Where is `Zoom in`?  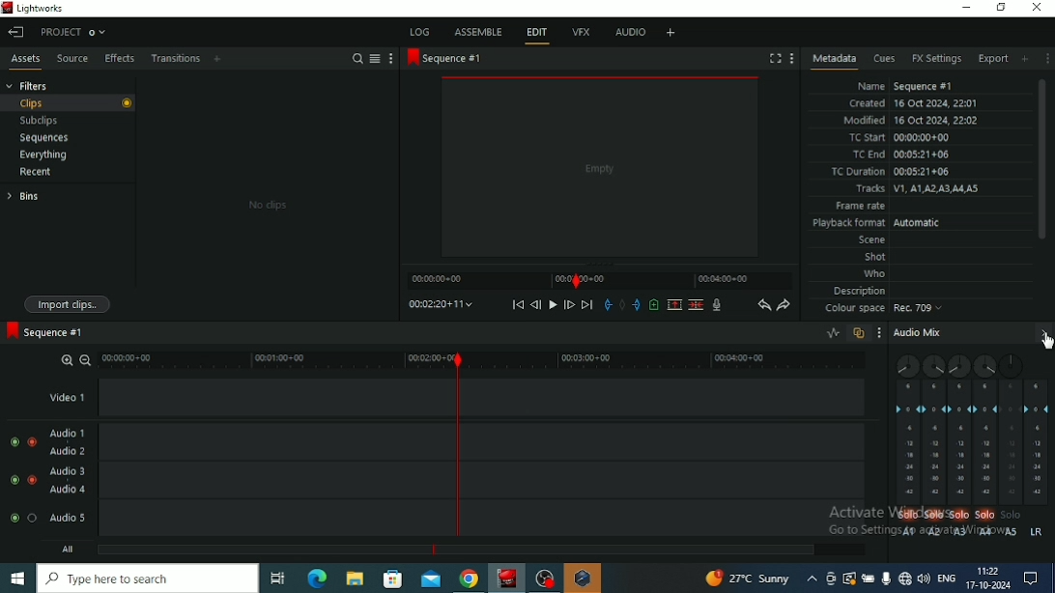 Zoom in is located at coordinates (66, 359).